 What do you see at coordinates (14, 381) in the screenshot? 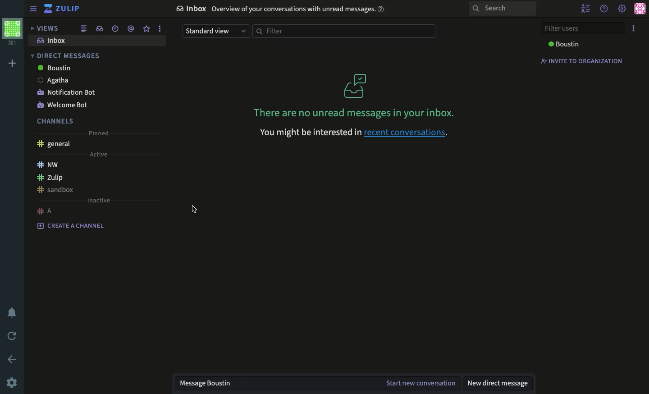
I see `settings` at bounding box center [14, 381].